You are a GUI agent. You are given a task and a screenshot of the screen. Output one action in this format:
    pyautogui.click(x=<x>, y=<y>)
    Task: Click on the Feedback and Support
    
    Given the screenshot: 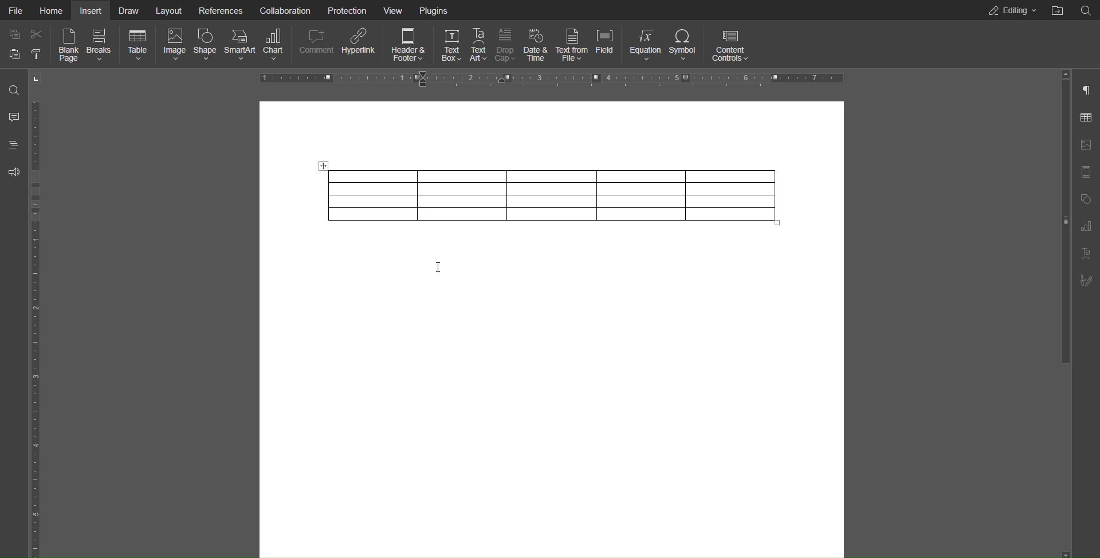 What is the action you would take?
    pyautogui.click(x=13, y=169)
    